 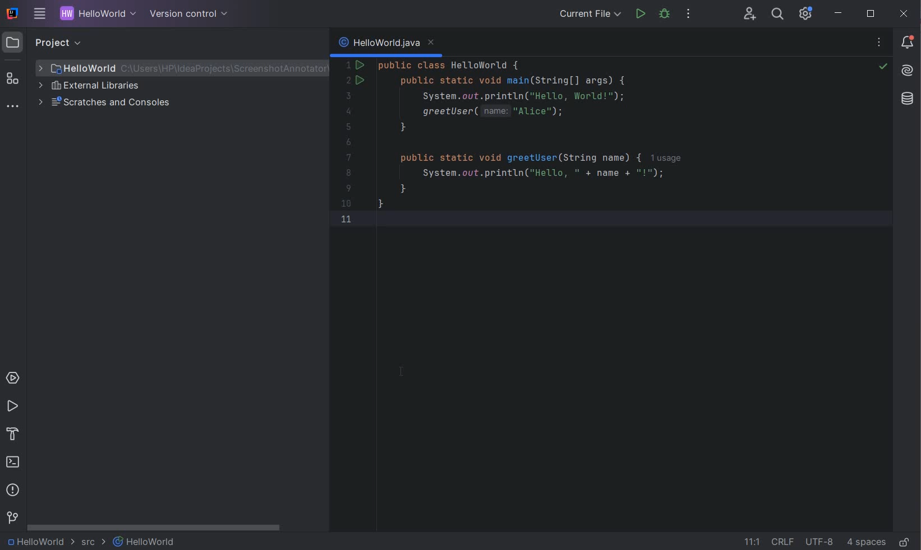 I want to click on FILE NAME, so click(x=145, y=542).